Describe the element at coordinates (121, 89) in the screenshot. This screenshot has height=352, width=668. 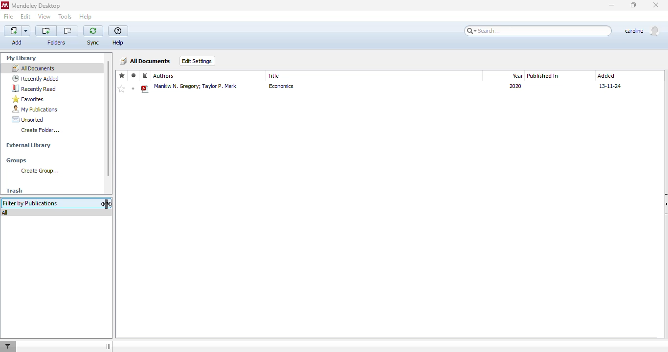
I see `add to favorites` at that location.